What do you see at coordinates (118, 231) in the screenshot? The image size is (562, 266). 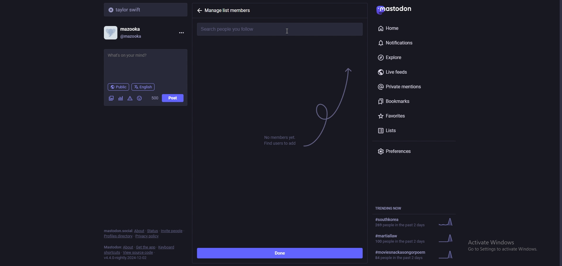 I see `mastodon social` at bounding box center [118, 231].